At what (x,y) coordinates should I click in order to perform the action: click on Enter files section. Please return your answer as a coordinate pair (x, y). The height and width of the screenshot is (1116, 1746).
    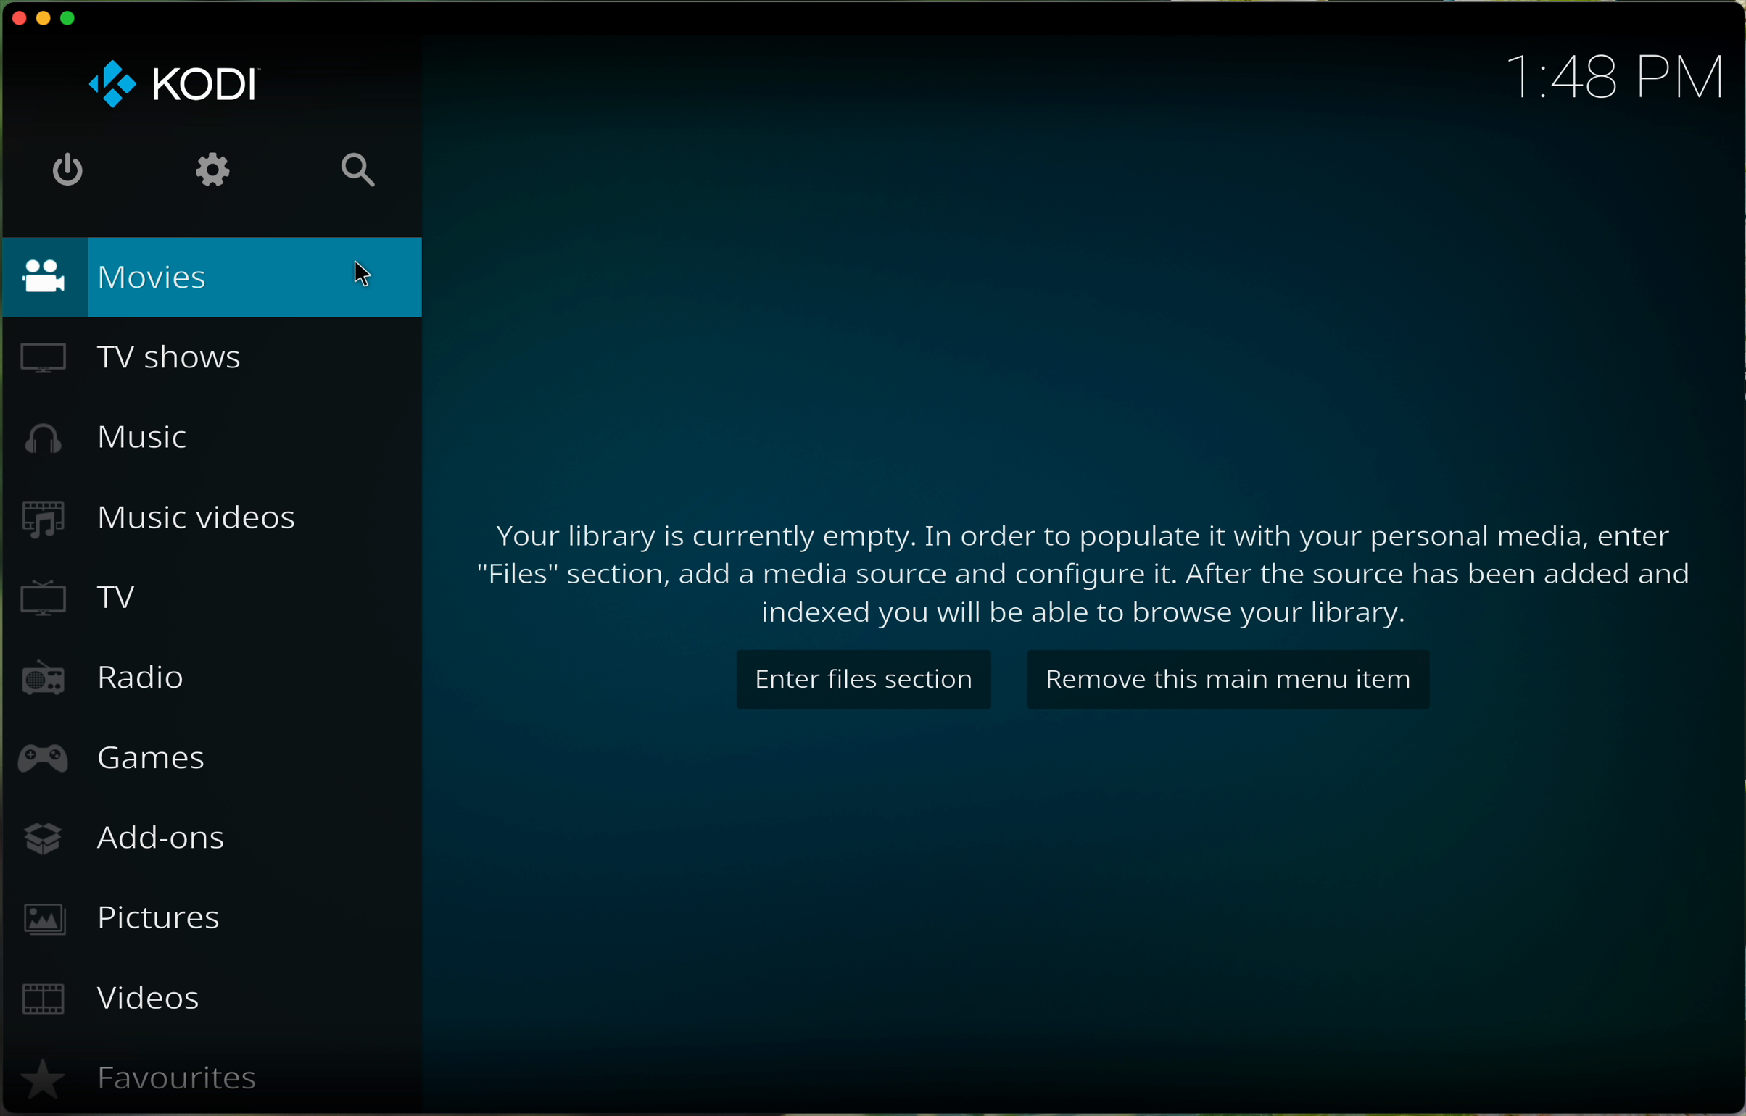
    Looking at the image, I should click on (864, 681).